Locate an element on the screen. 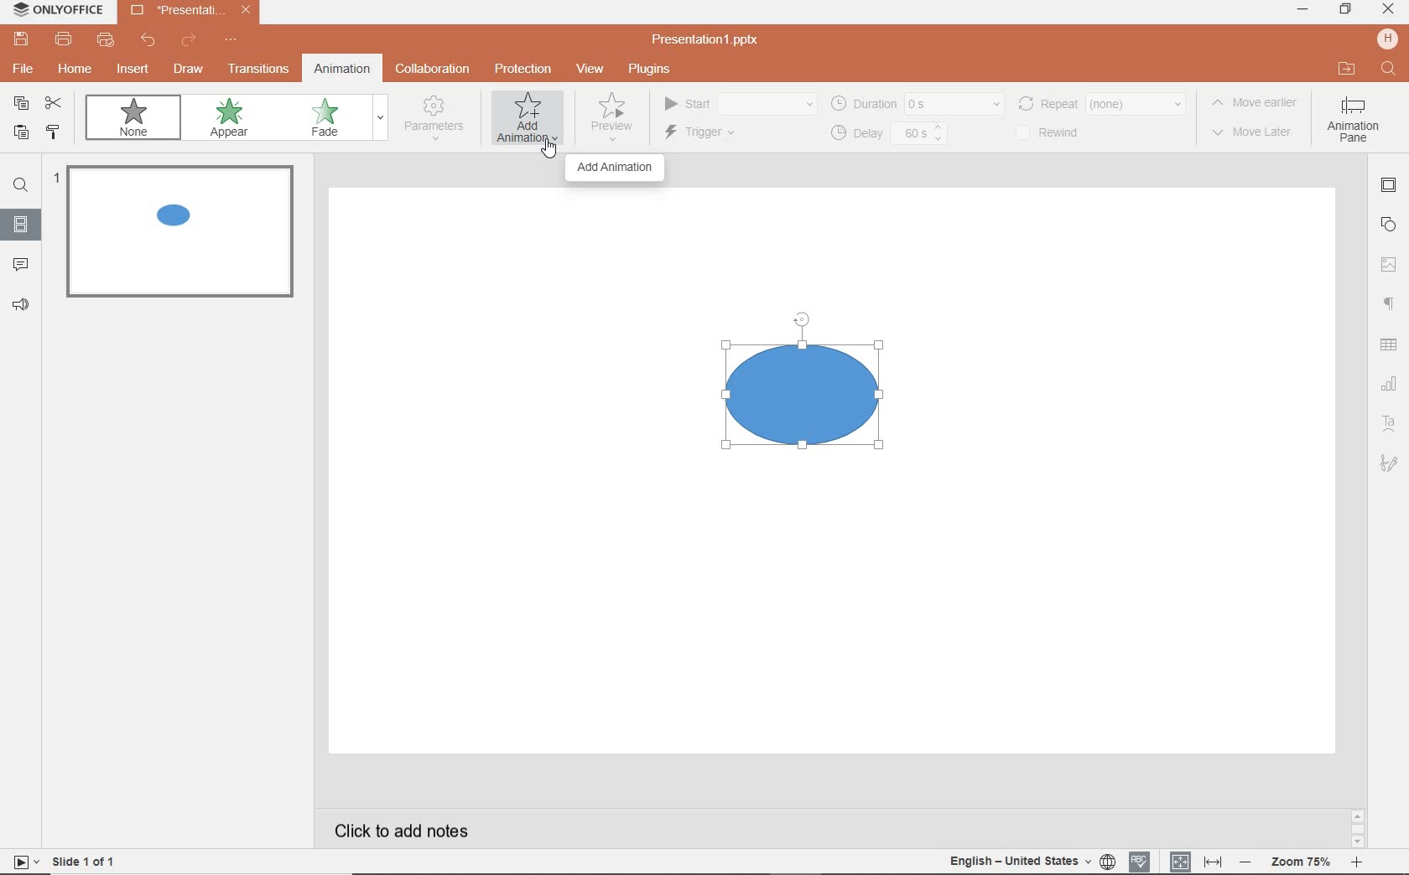 This screenshot has height=875, width=1409. table settings is located at coordinates (1391, 346).